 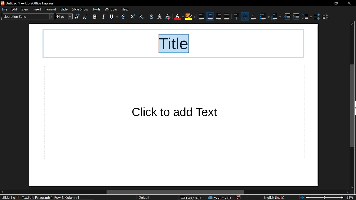 I want to click on decrease indent, so click(x=296, y=17).